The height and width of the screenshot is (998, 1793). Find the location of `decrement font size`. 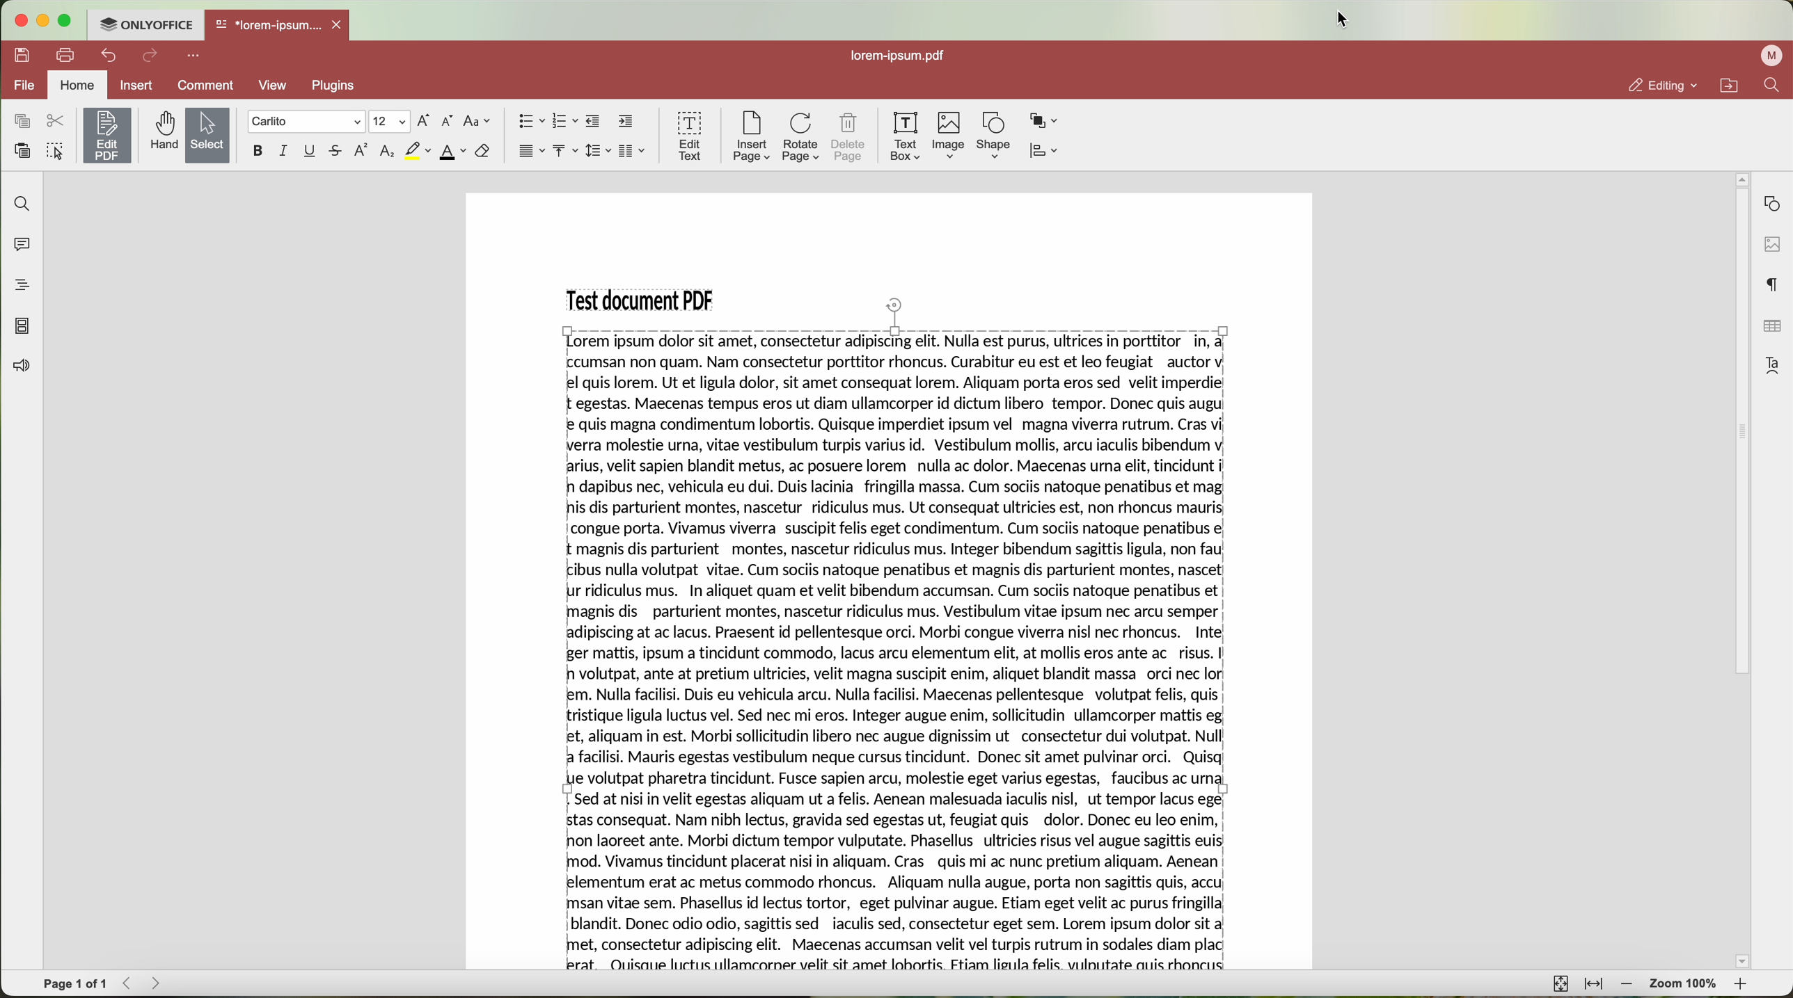

decrement font size is located at coordinates (449, 122).